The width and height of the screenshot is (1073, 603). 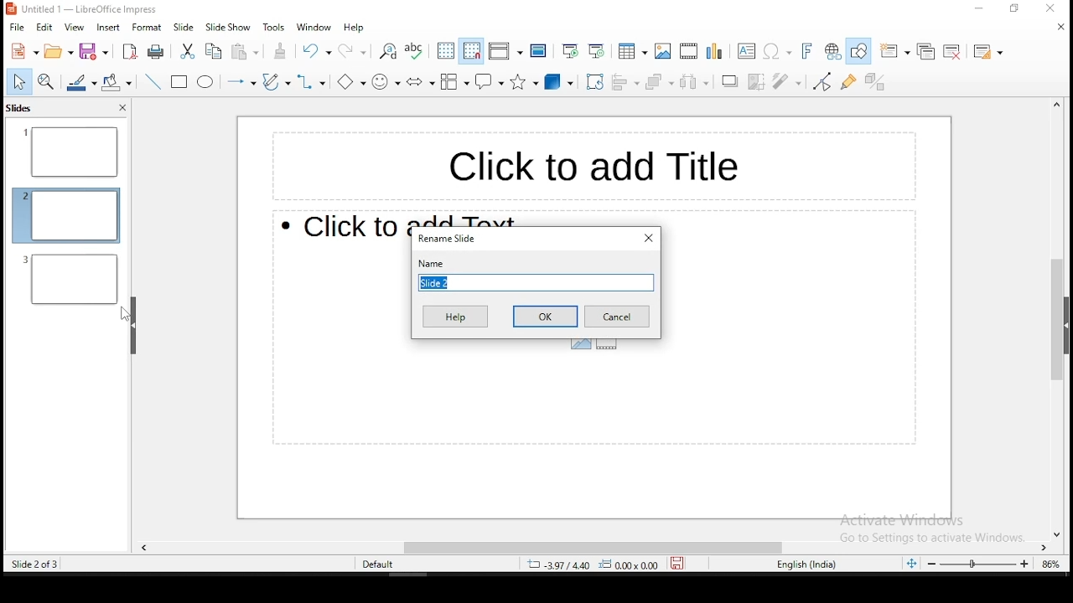 I want to click on window, so click(x=314, y=27).